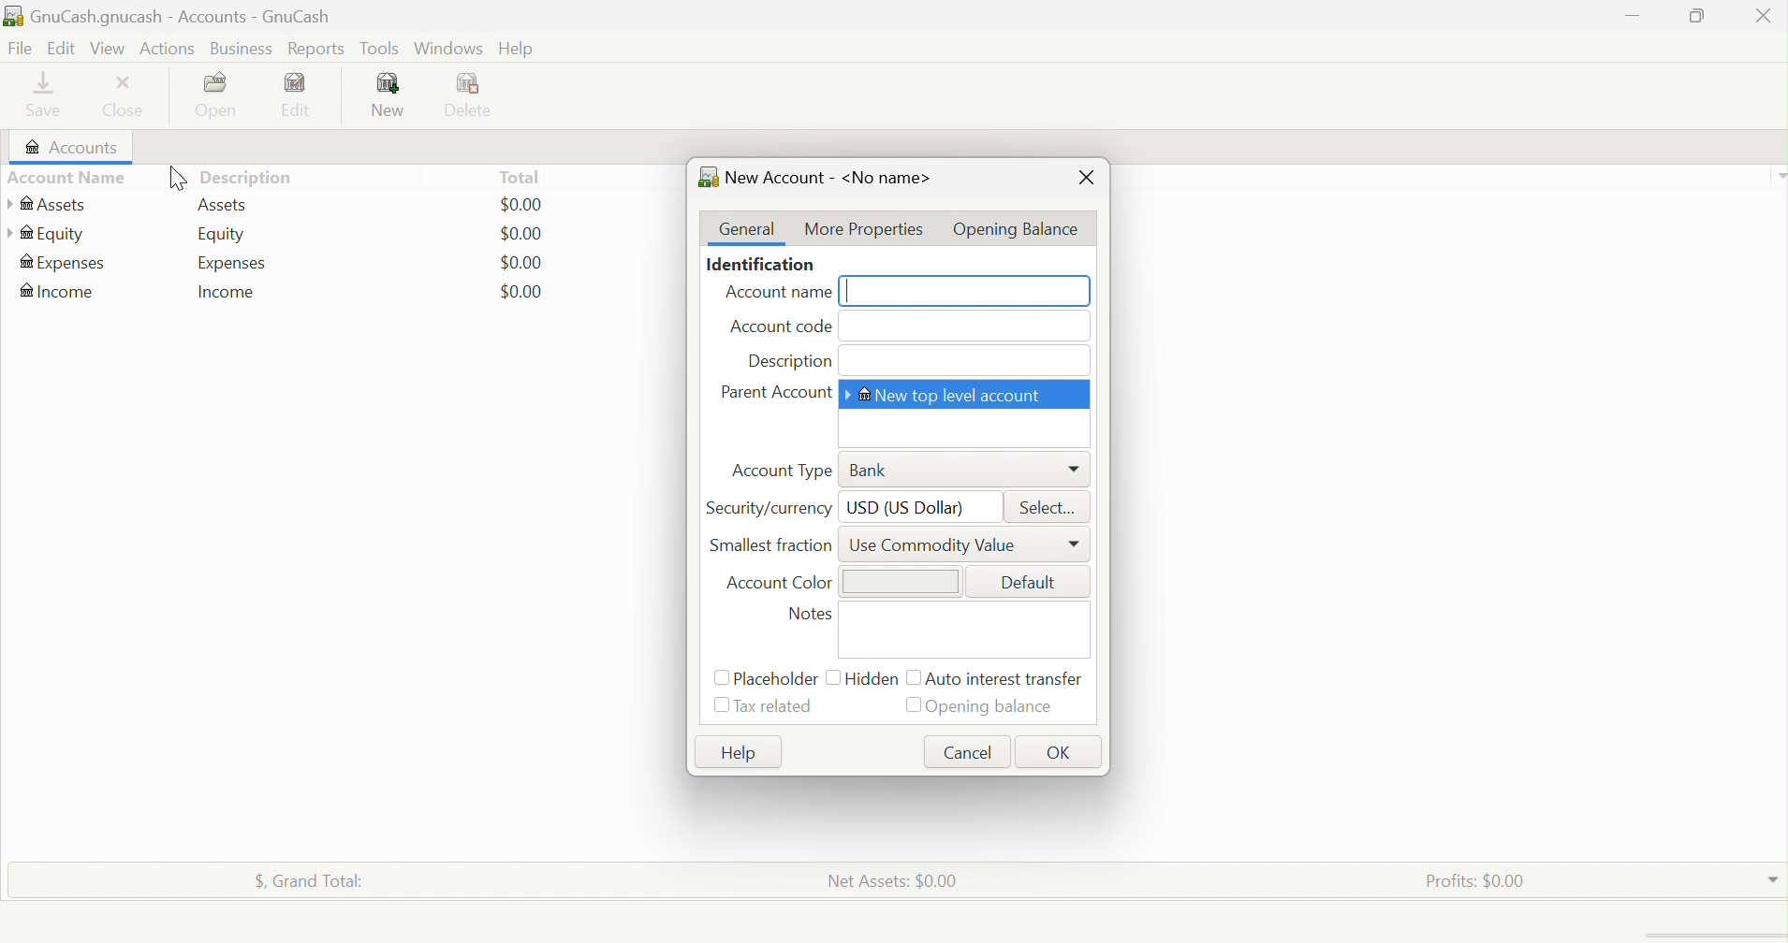 The height and width of the screenshot is (943, 1788). What do you see at coordinates (518, 50) in the screenshot?
I see `Help` at bounding box center [518, 50].